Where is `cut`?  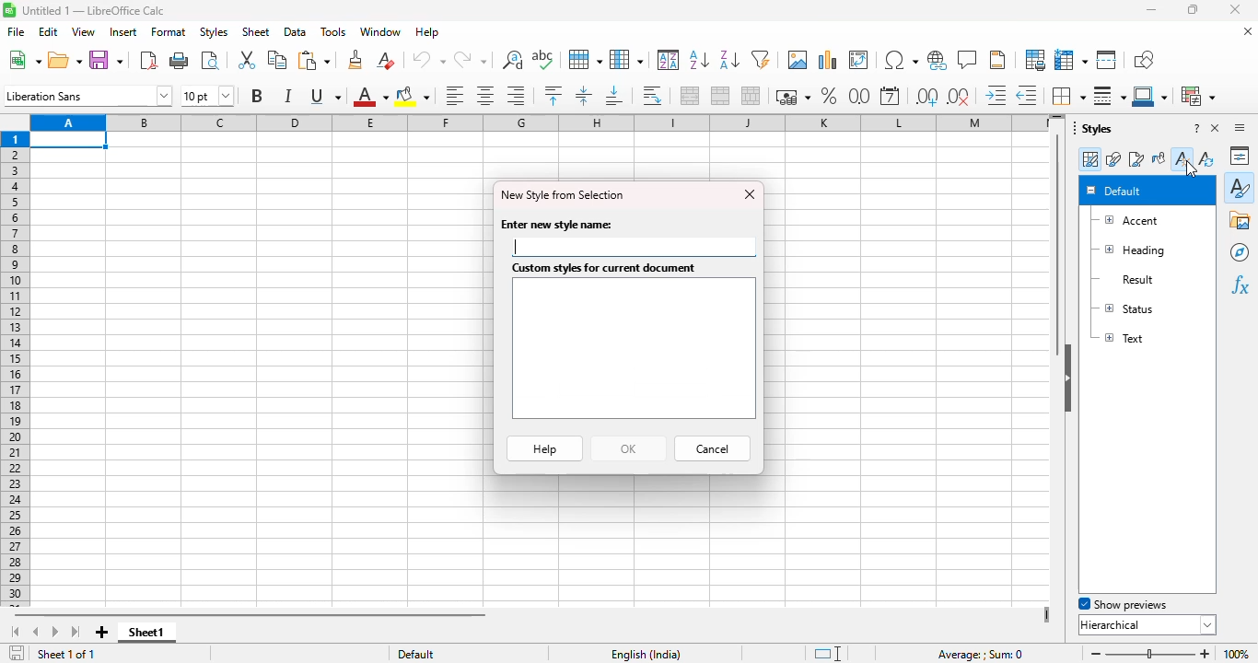 cut is located at coordinates (246, 60).